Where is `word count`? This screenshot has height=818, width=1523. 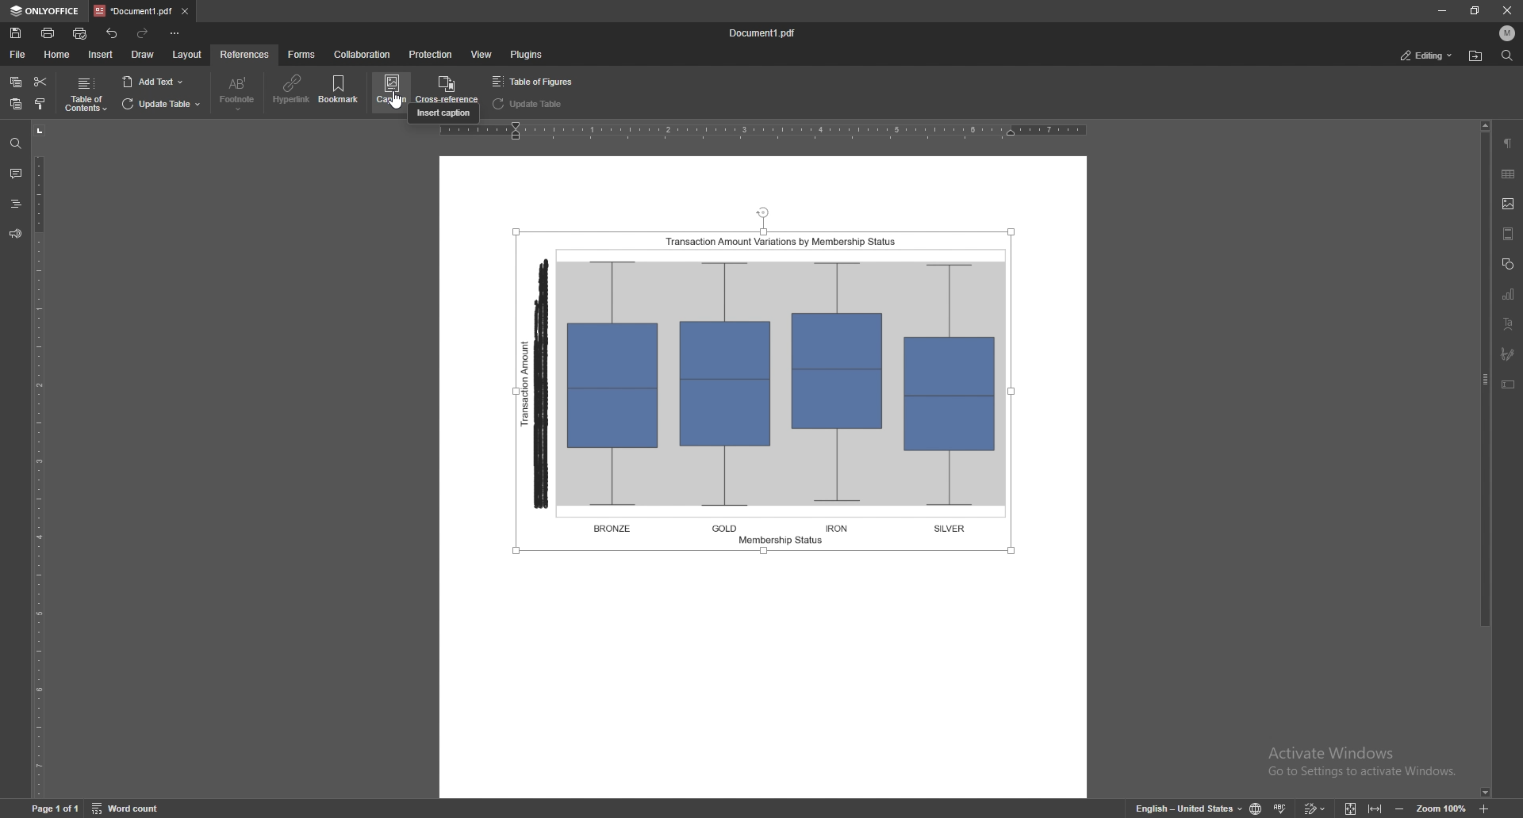 word count is located at coordinates (128, 808).